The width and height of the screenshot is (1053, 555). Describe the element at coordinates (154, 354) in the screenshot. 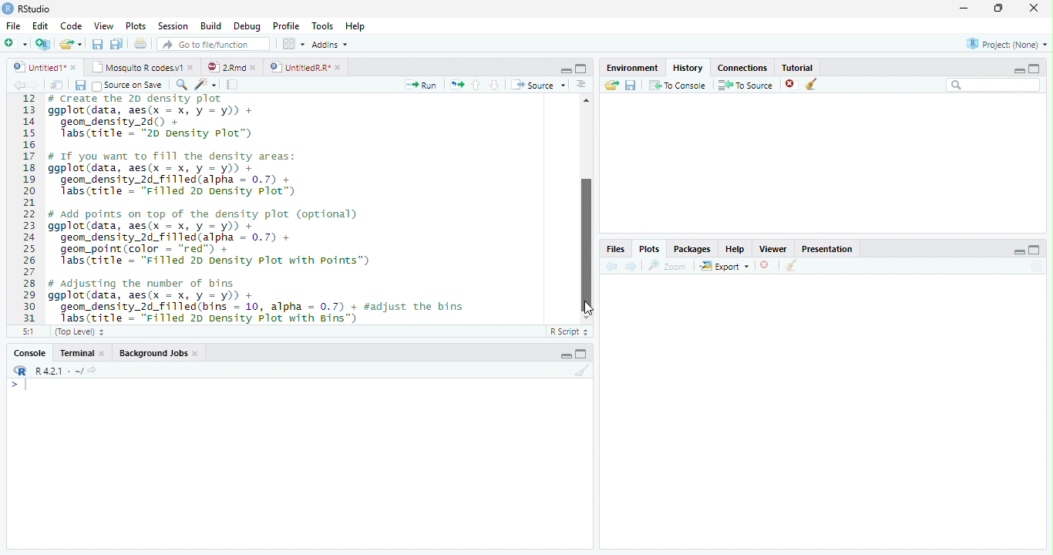

I see `Background Jobs` at that location.